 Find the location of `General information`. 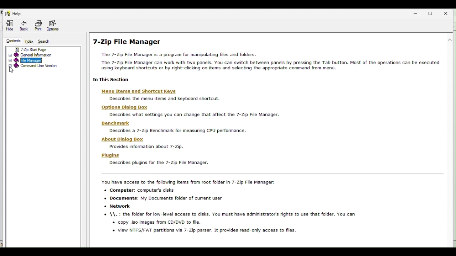

General information is located at coordinates (36, 55).